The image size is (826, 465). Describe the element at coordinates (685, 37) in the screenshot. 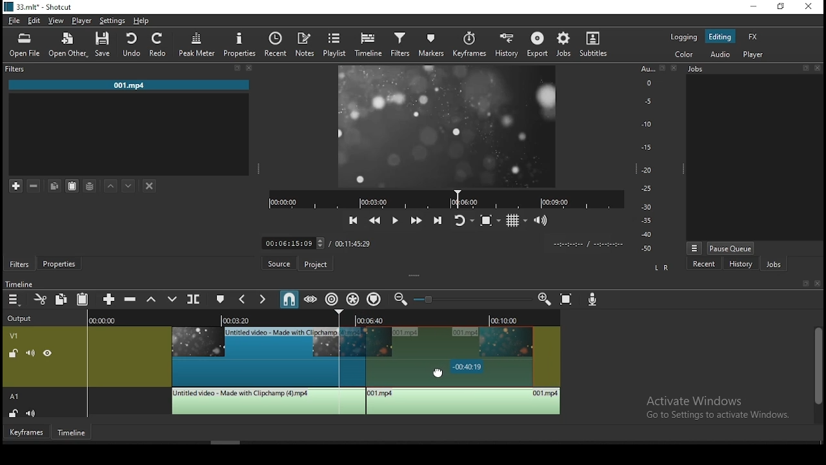

I see `logging` at that location.